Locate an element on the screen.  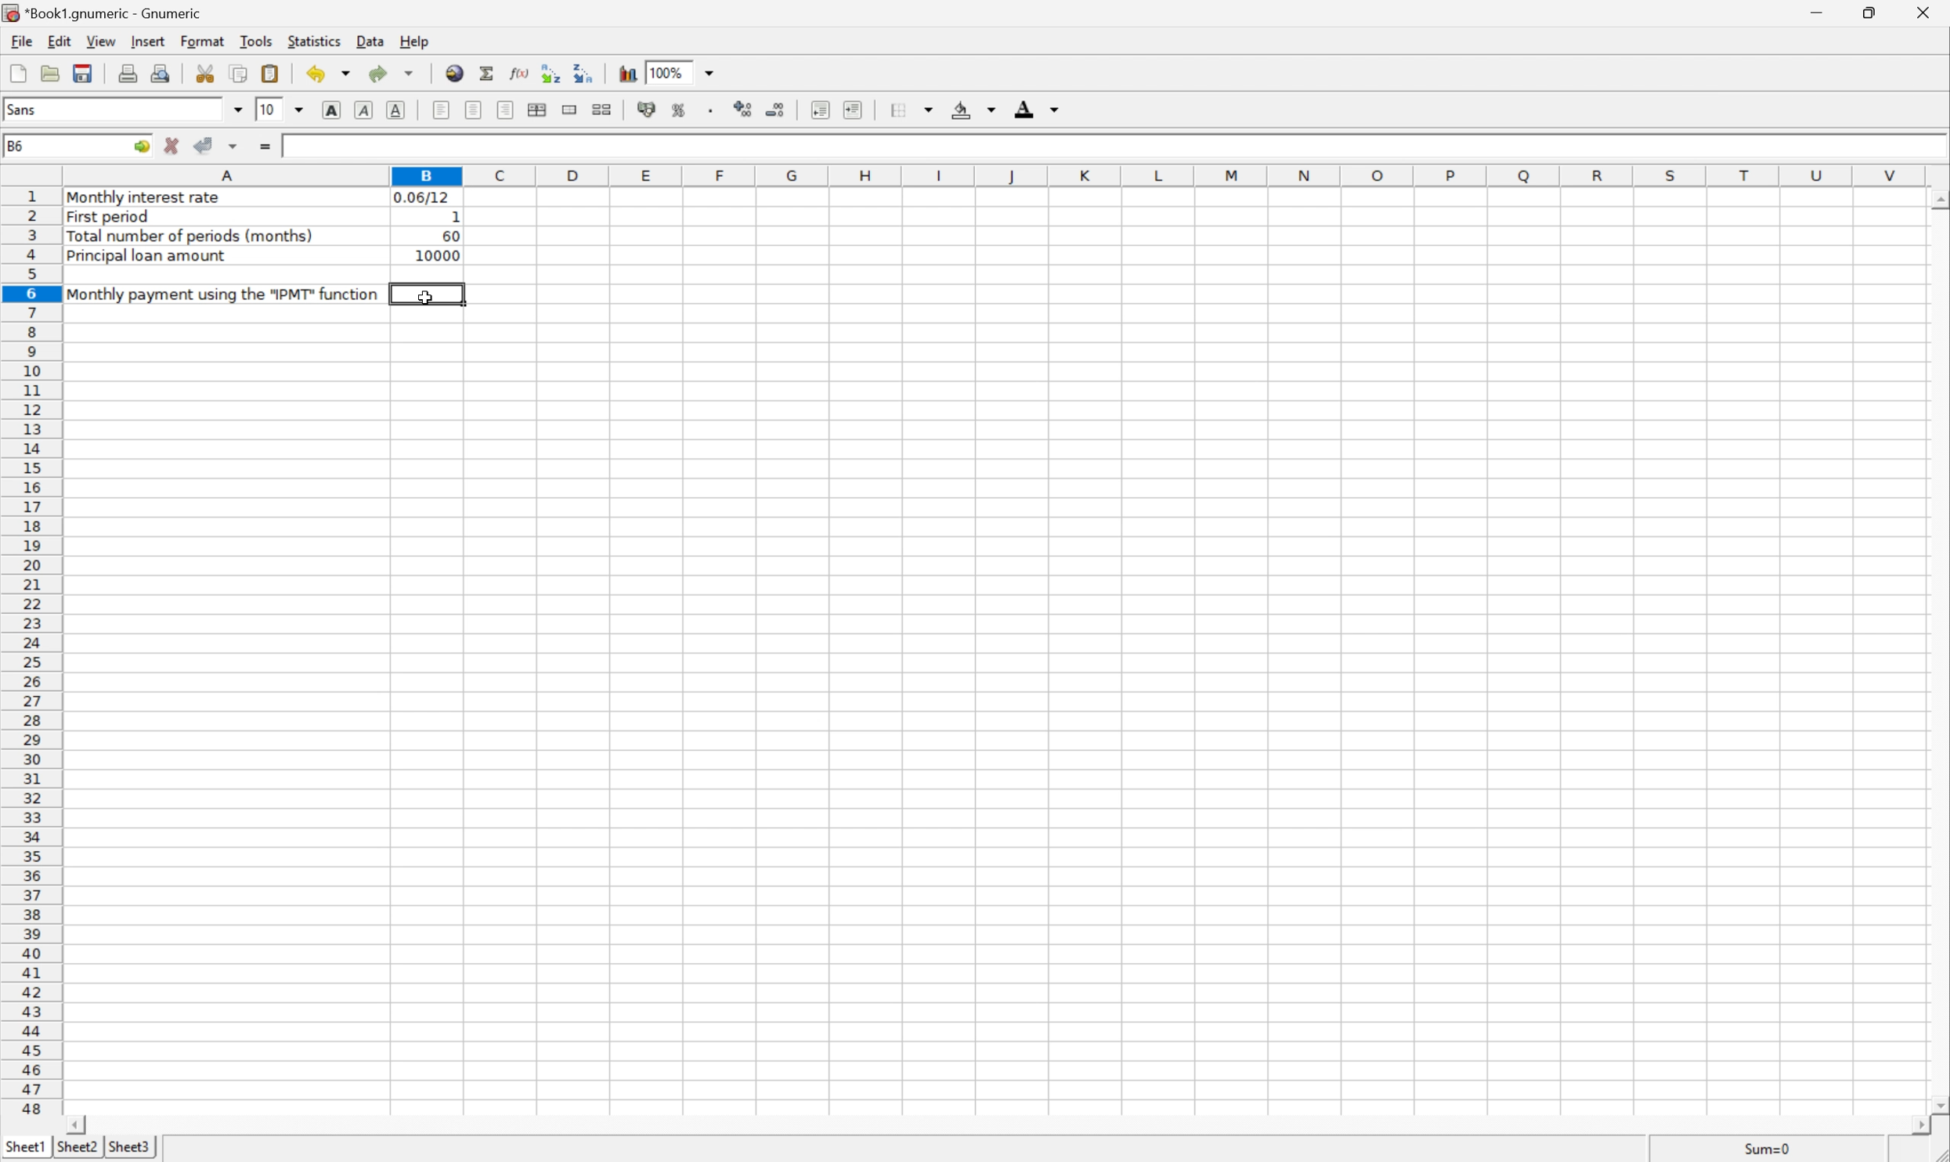
Tools is located at coordinates (260, 41).